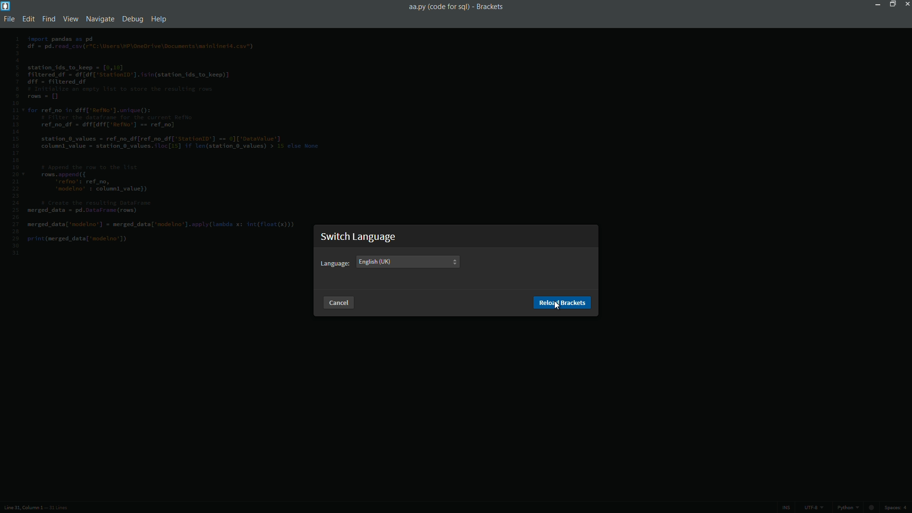  What do you see at coordinates (490, 6) in the screenshot?
I see `app name` at bounding box center [490, 6].